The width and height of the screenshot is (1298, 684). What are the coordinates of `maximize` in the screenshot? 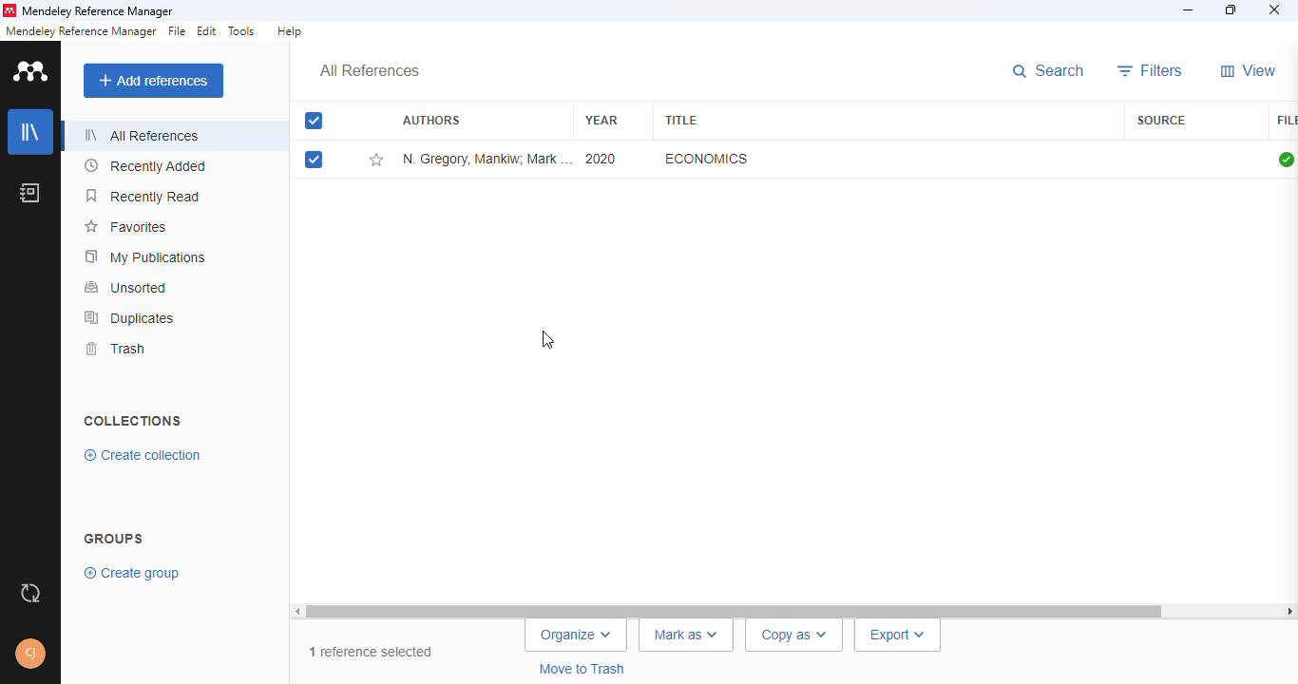 It's located at (1231, 9).